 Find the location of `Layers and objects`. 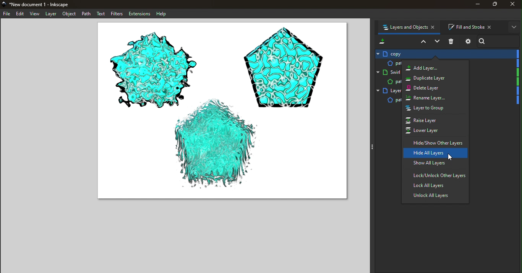

Layers and objects is located at coordinates (408, 27).